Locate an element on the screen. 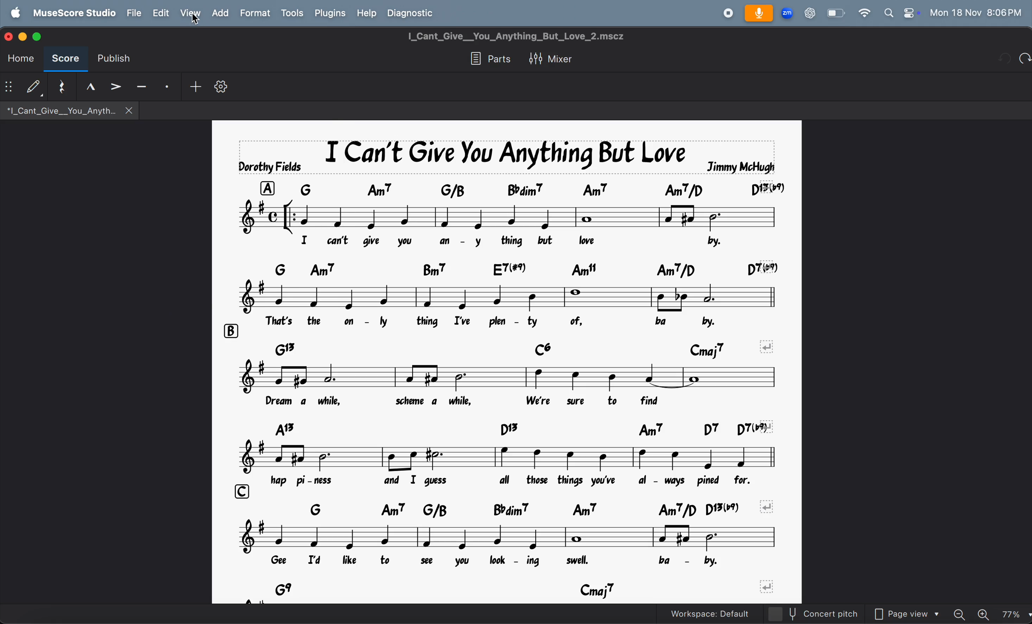 The image size is (1032, 624). I_Cant_Give__You_Anything_But_Love_2.mscz is located at coordinates (516, 36).